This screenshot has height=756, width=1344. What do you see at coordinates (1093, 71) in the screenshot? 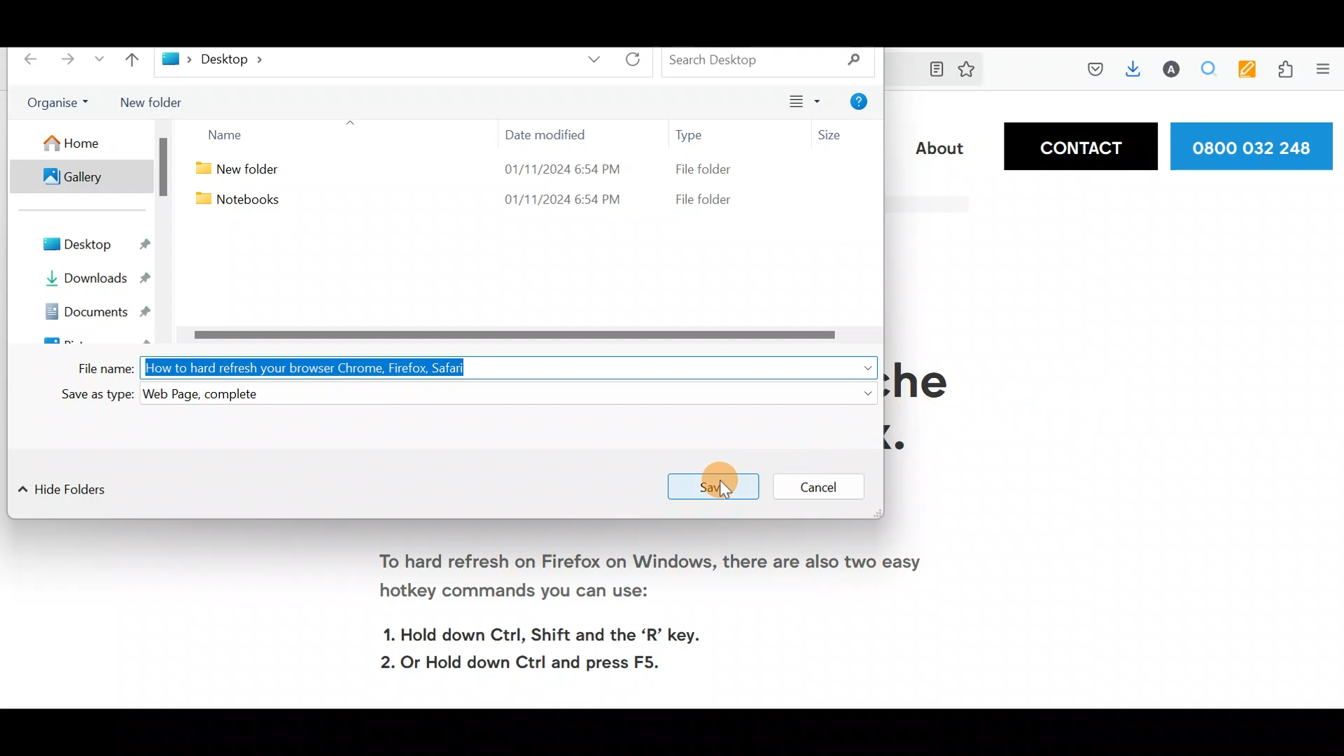
I see `Save to pocket` at bounding box center [1093, 71].